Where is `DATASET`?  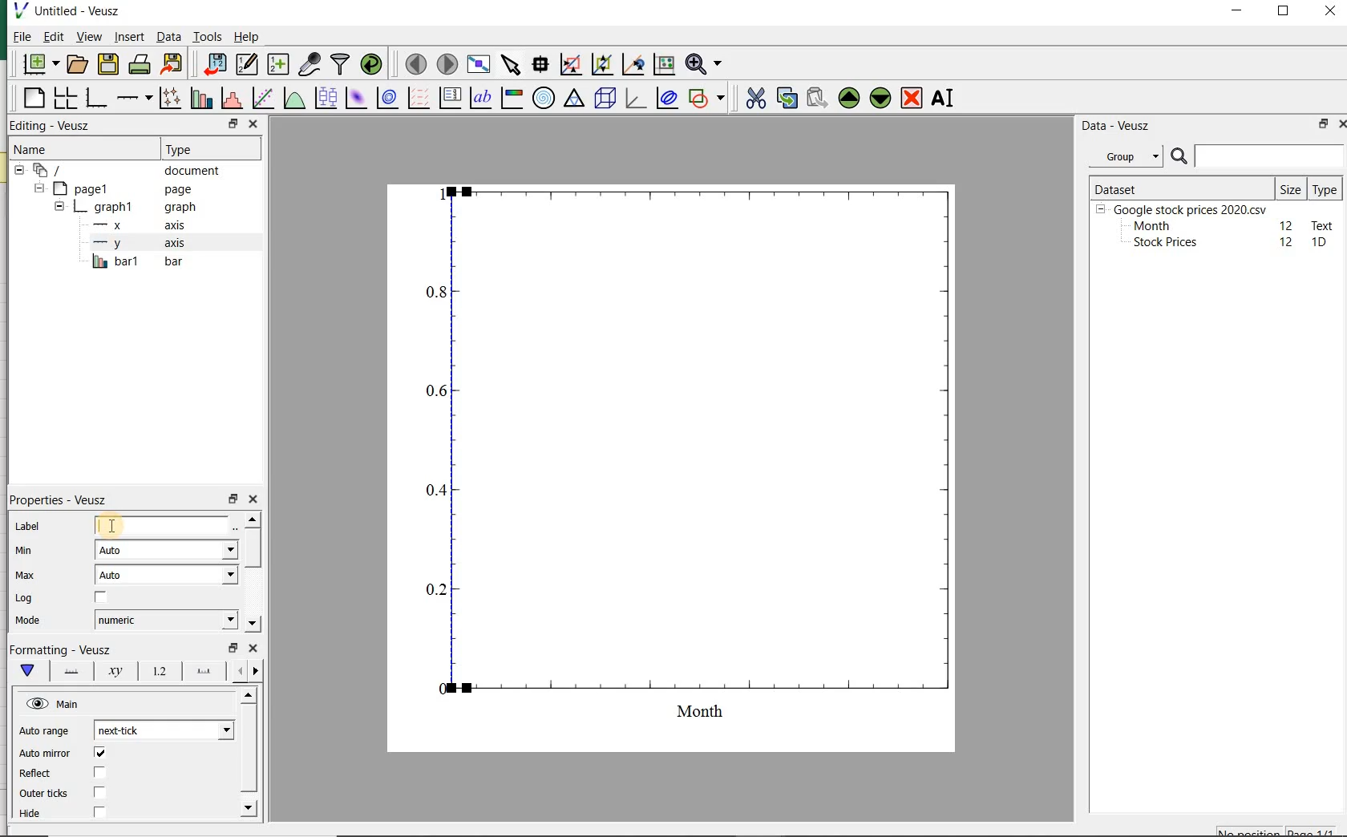
DATASET is located at coordinates (1180, 186).